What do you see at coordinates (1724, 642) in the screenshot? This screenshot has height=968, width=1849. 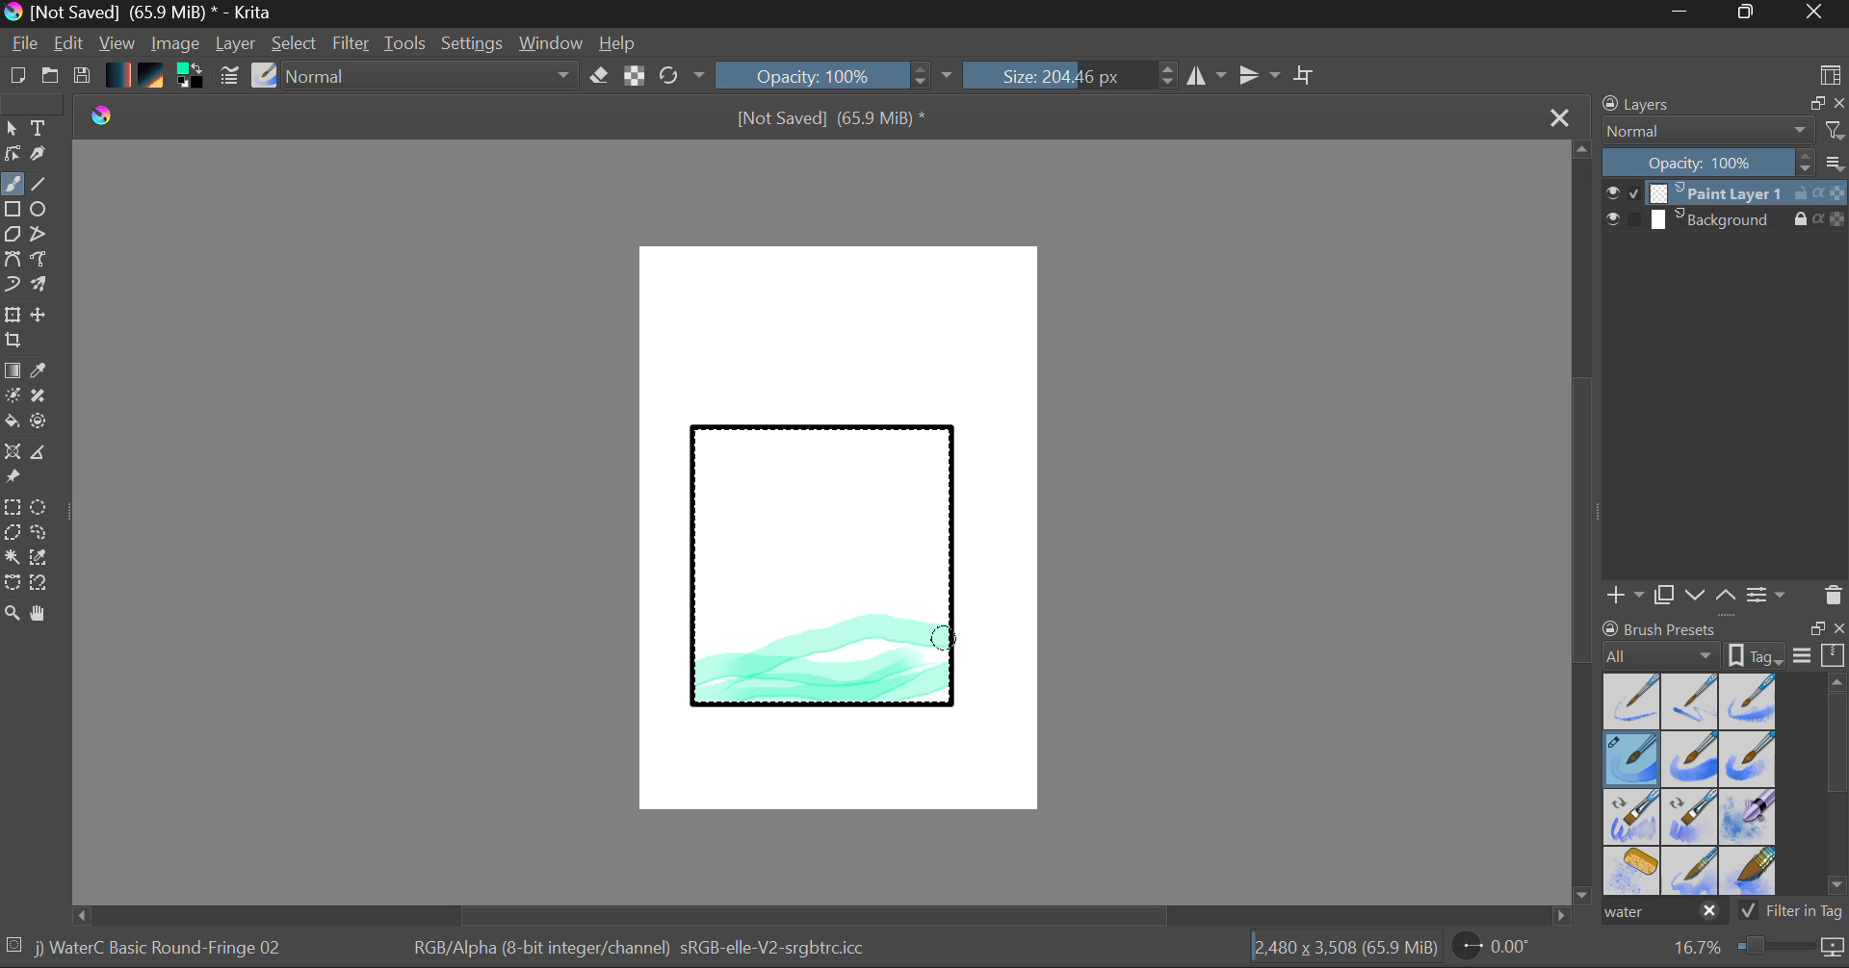 I see `Brush presets docket` at bounding box center [1724, 642].